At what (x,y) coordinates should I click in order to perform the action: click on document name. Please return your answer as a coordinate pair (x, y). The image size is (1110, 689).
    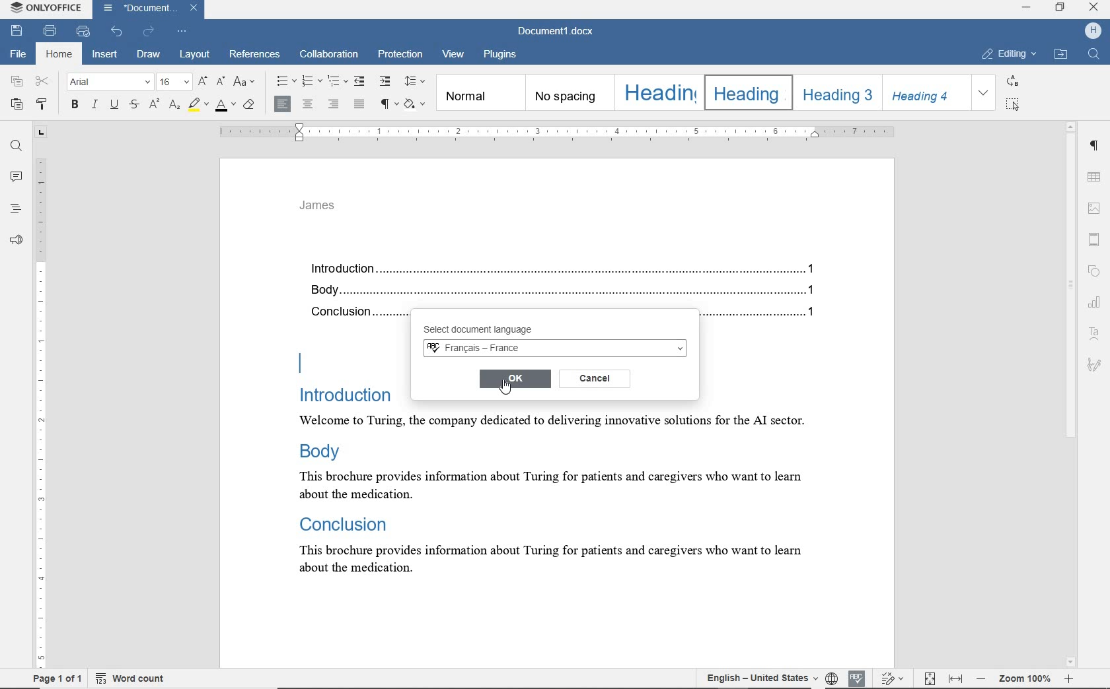
    Looking at the image, I should click on (558, 30).